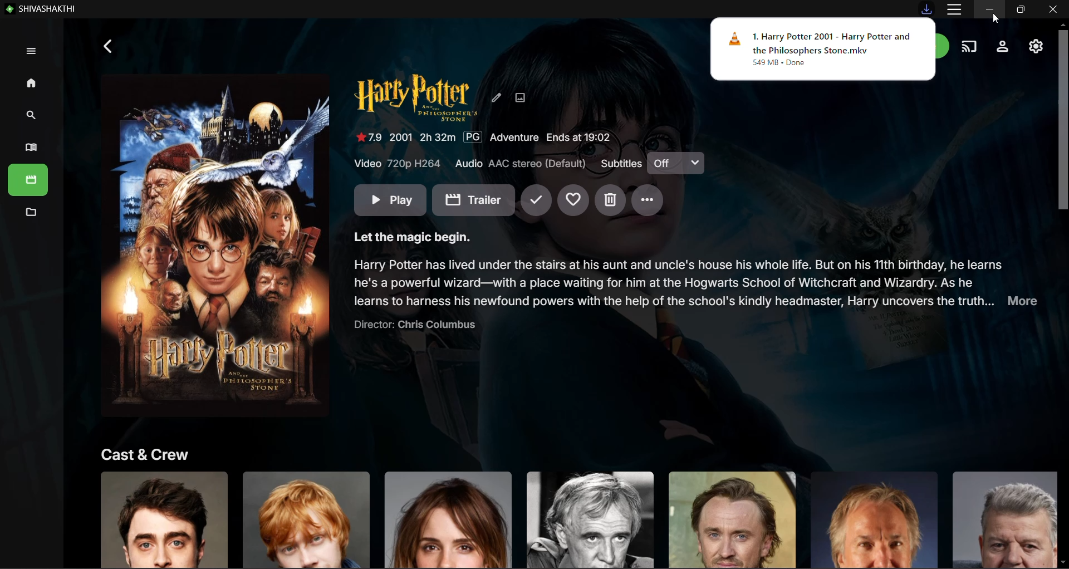 The height and width of the screenshot is (569, 1069). I want to click on Edit Image, so click(520, 97).